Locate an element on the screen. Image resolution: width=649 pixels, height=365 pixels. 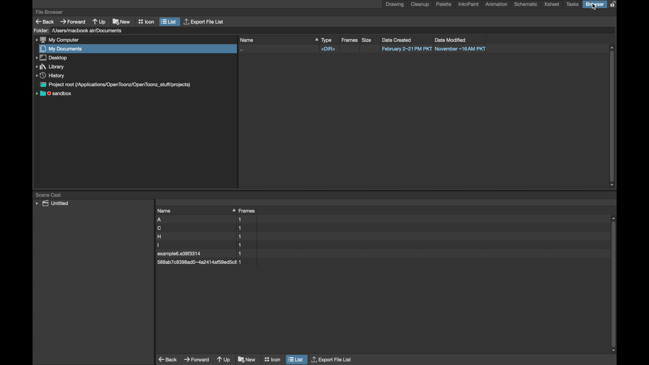
1 is located at coordinates (246, 227).